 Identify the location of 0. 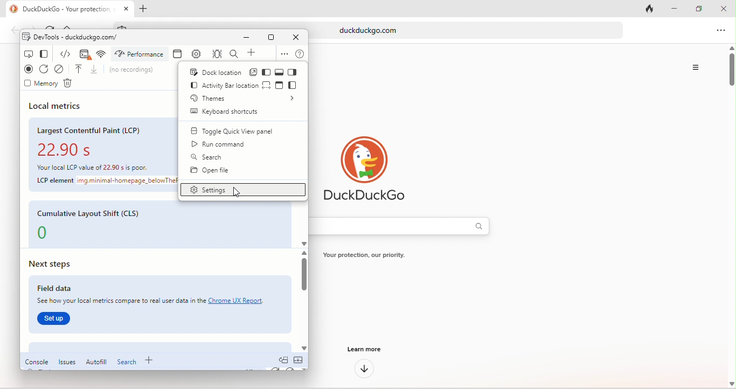
(50, 234).